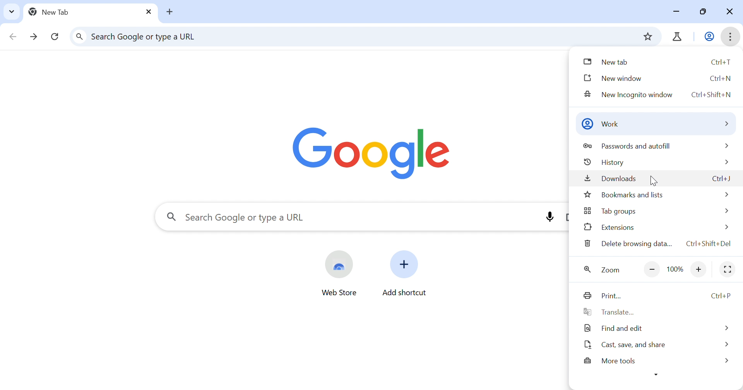 This screenshot has width=743, height=390. I want to click on New incognito window, so click(630, 95).